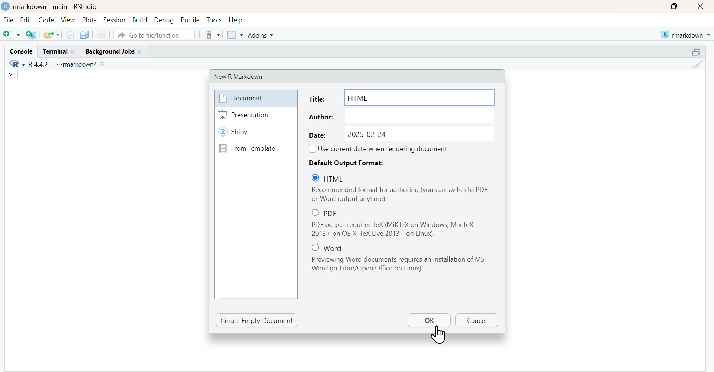 This screenshot has width=714, height=372. I want to click on Clear console, so click(697, 64).